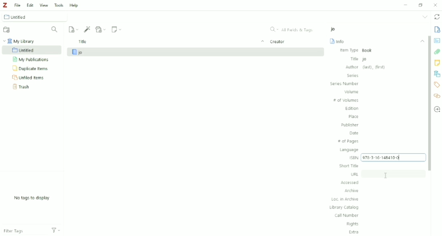 This screenshot has height=236, width=442. What do you see at coordinates (117, 29) in the screenshot?
I see `New Note` at bounding box center [117, 29].